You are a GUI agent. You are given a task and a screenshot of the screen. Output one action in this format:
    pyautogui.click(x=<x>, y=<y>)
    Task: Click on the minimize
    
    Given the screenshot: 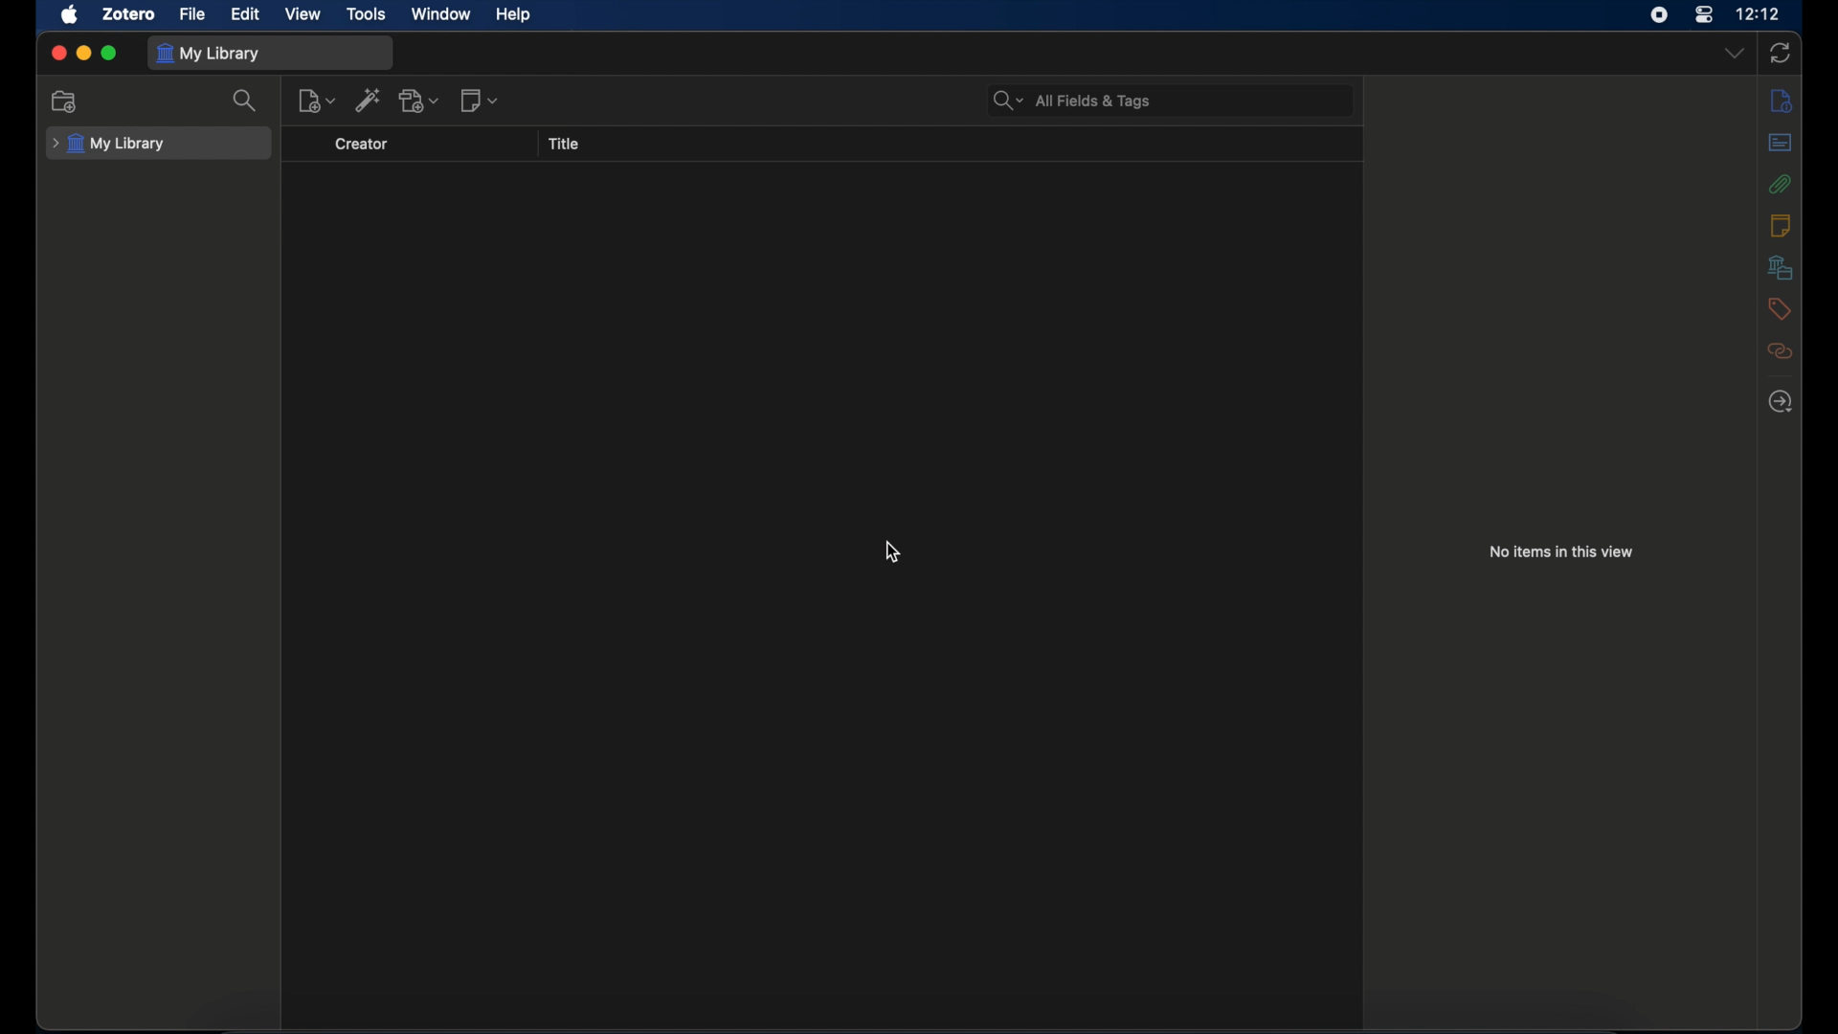 What is the action you would take?
    pyautogui.click(x=84, y=54)
    